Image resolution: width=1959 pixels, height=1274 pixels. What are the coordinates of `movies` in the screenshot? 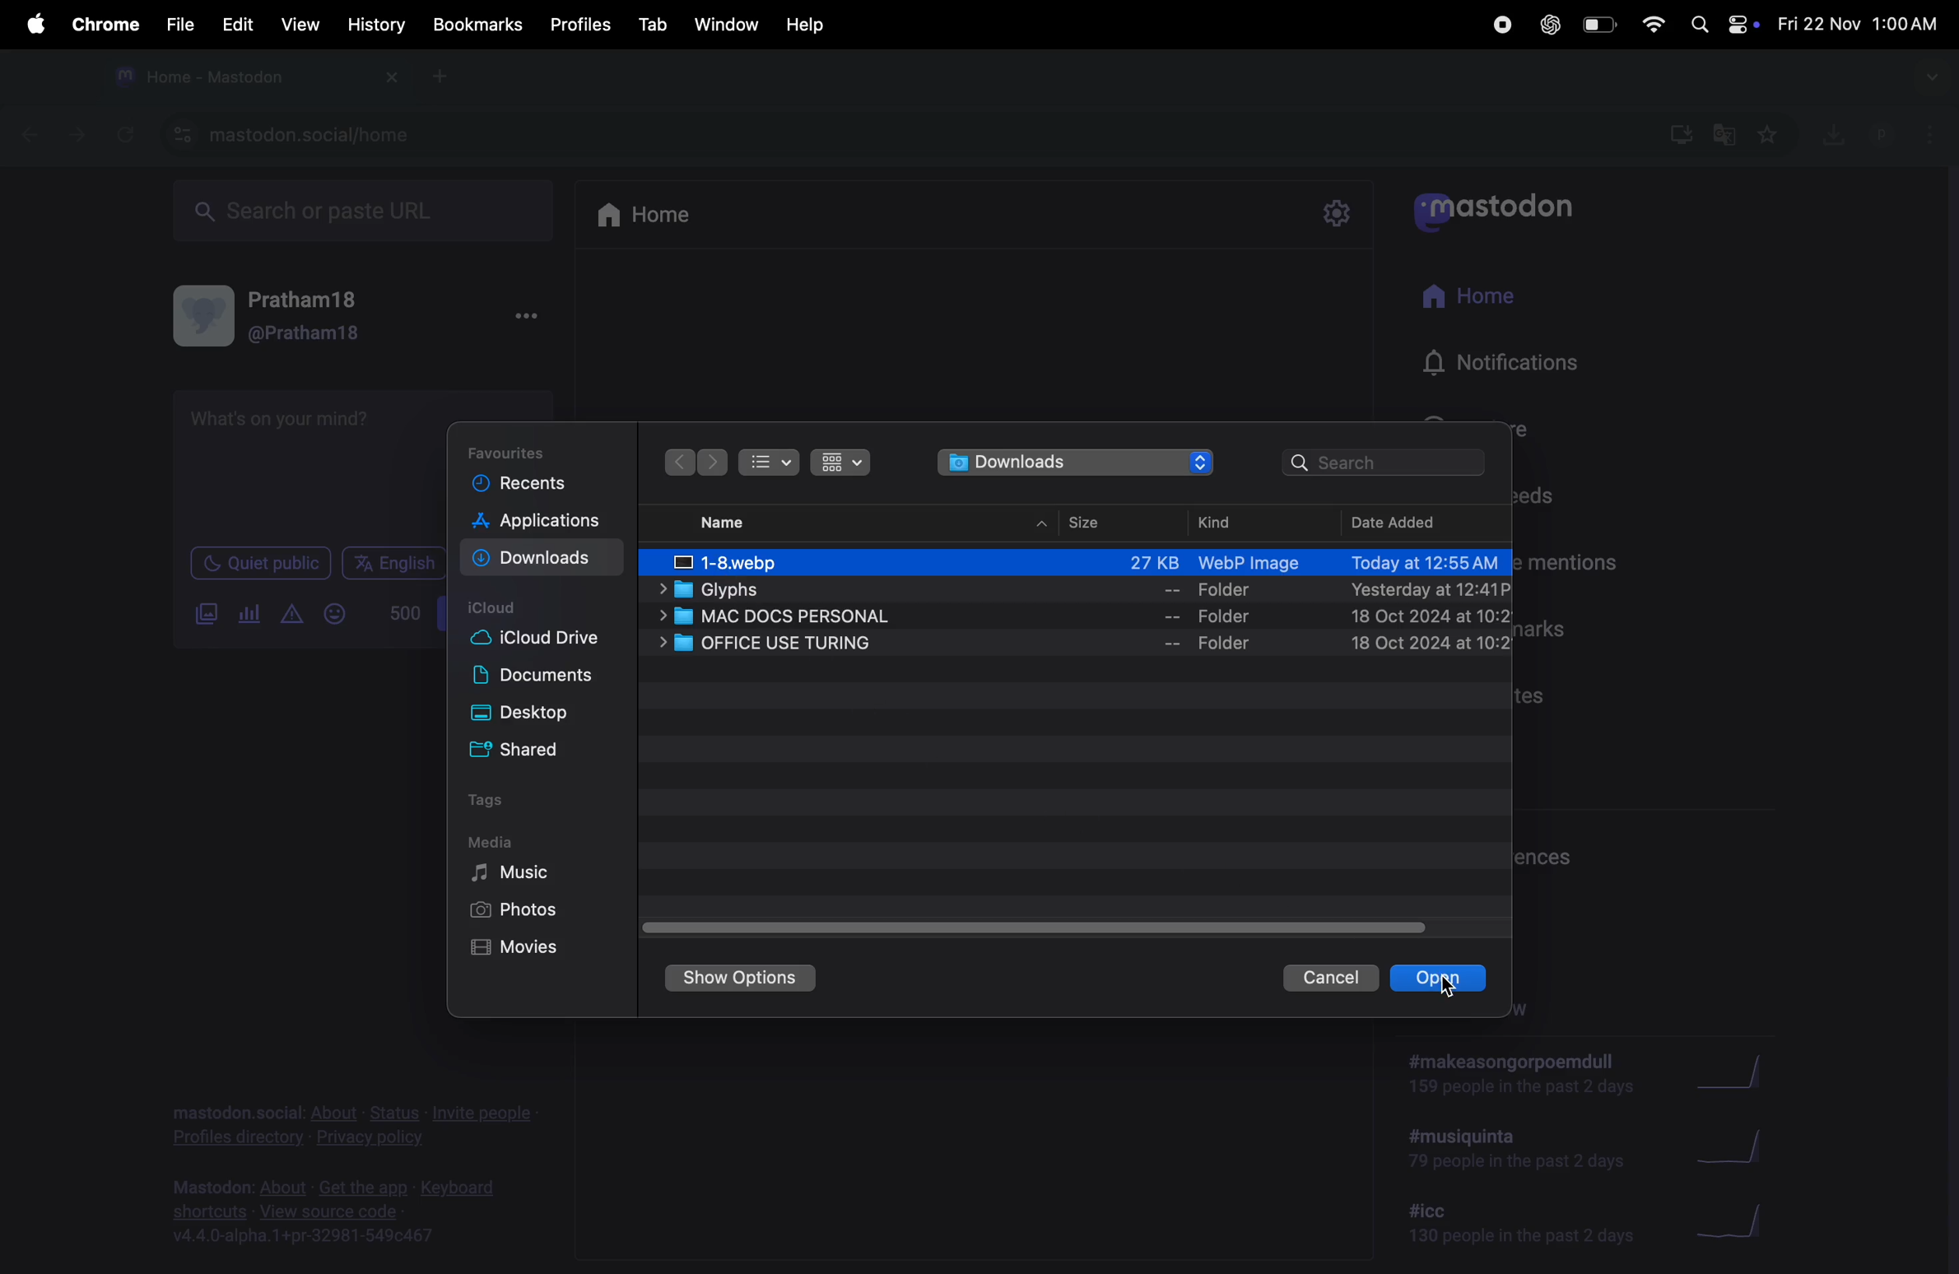 It's located at (514, 951).